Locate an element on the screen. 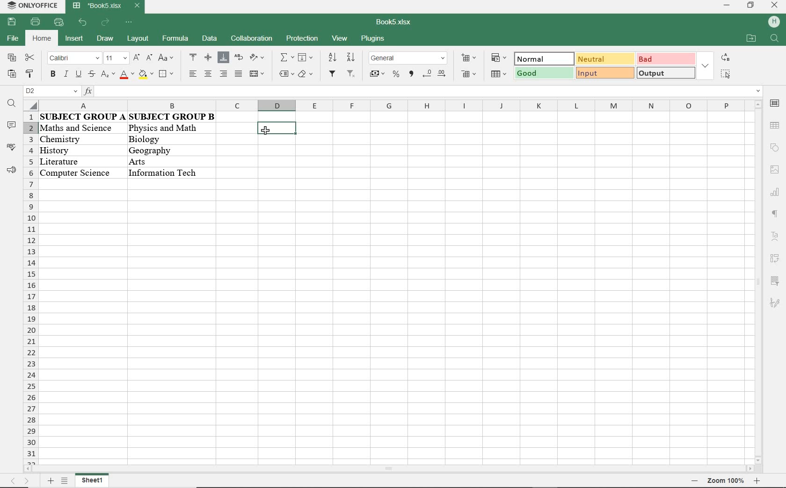 This screenshot has width=786, height=488. sign is located at coordinates (774, 149).